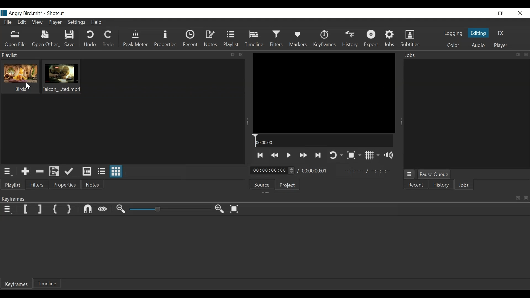 The width and height of the screenshot is (530, 298). Describe the element at coordinates (38, 22) in the screenshot. I see `View` at that location.